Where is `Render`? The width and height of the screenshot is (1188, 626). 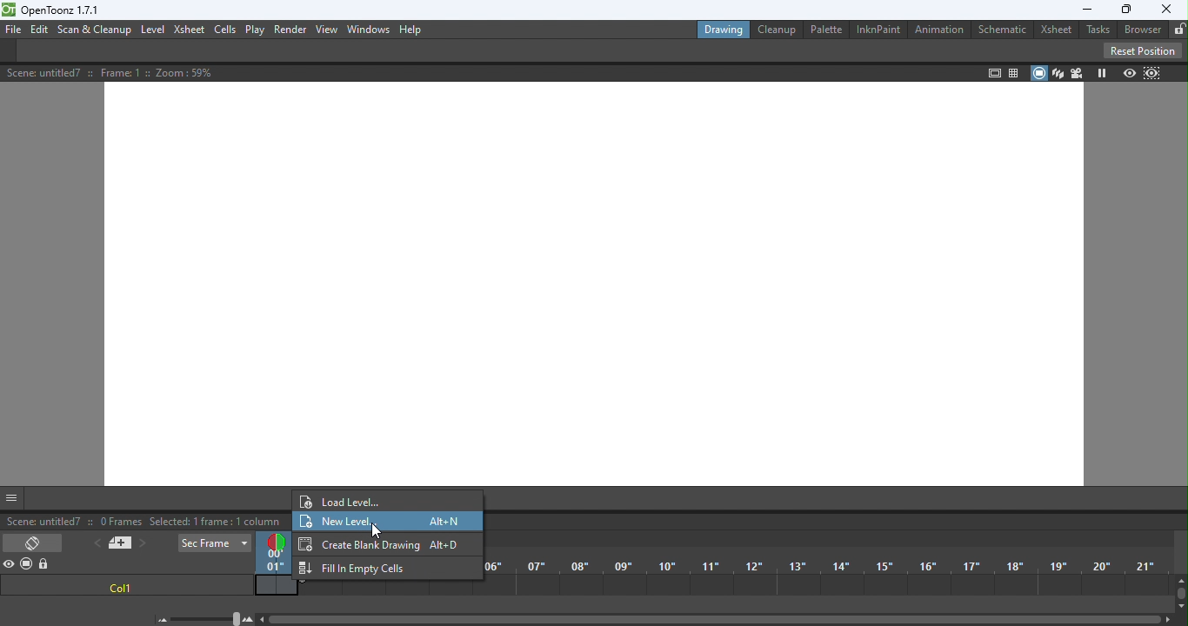
Render is located at coordinates (290, 30).